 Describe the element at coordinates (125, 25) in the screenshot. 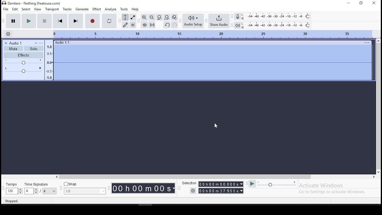

I see `draw tool` at that location.